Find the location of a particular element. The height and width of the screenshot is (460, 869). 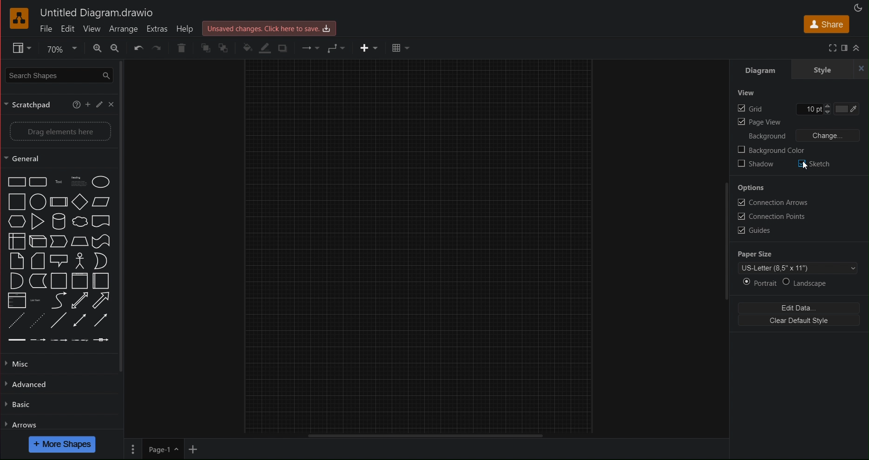

Insert is located at coordinates (366, 47).